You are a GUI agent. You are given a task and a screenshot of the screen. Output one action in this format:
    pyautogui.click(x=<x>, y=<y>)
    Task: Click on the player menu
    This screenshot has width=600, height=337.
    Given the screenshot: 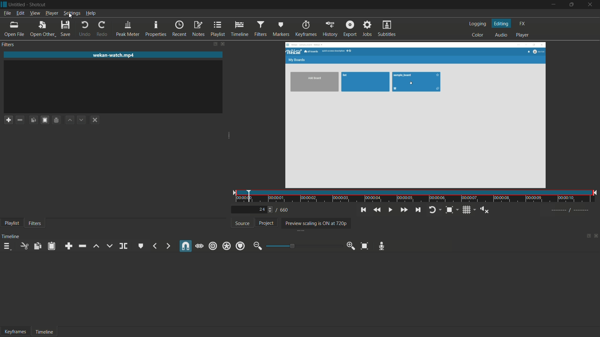 What is the action you would take?
    pyautogui.click(x=51, y=13)
    